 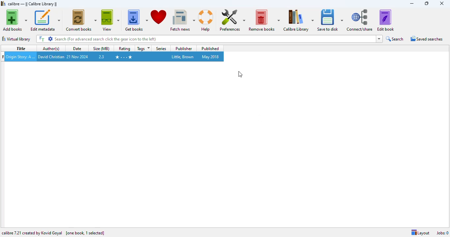 What do you see at coordinates (442, 3) in the screenshot?
I see `close` at bounding box center [442, 3].